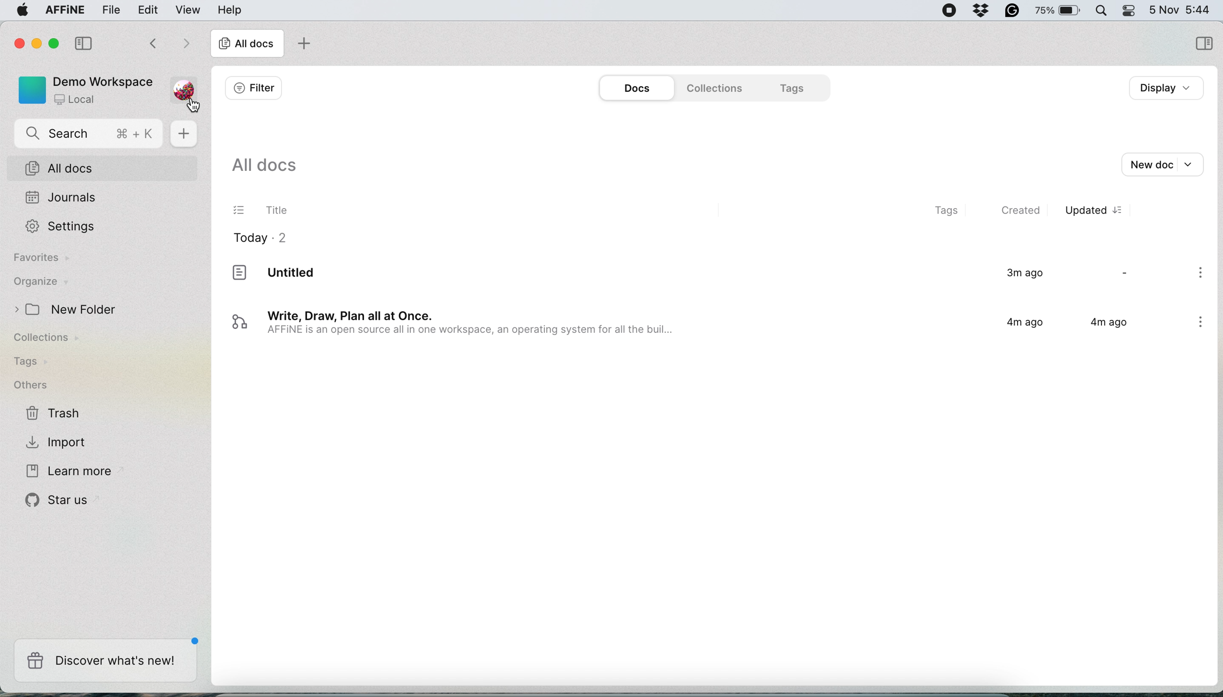  I want to click on 3m ago, so click(1019, 274).